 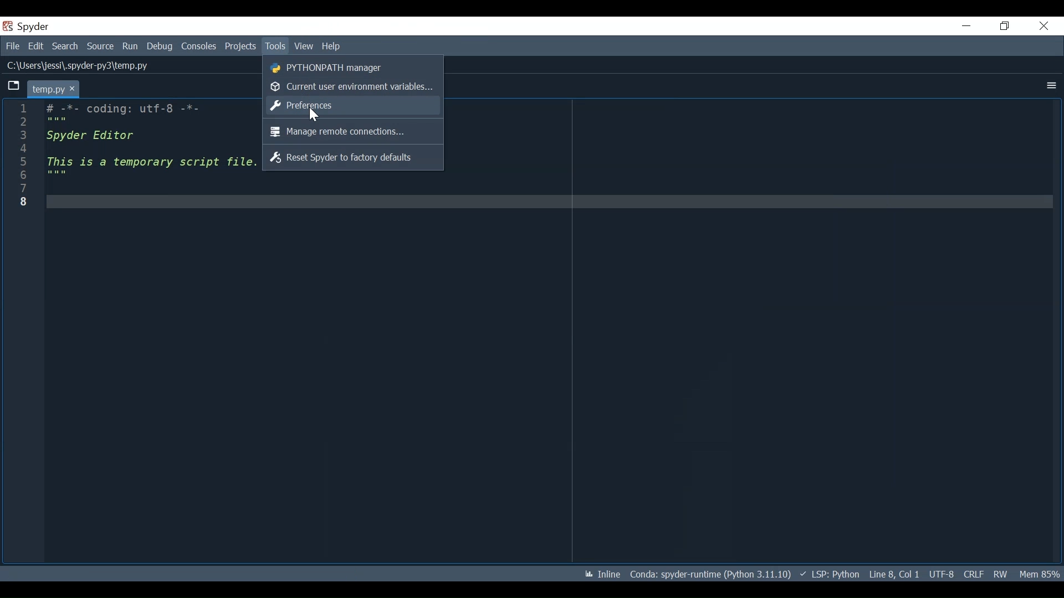 What do you see at coordinates (27, 27) in the screenshot?
I see `Spyder Desktop Icon` at bounding box center [27, 27].